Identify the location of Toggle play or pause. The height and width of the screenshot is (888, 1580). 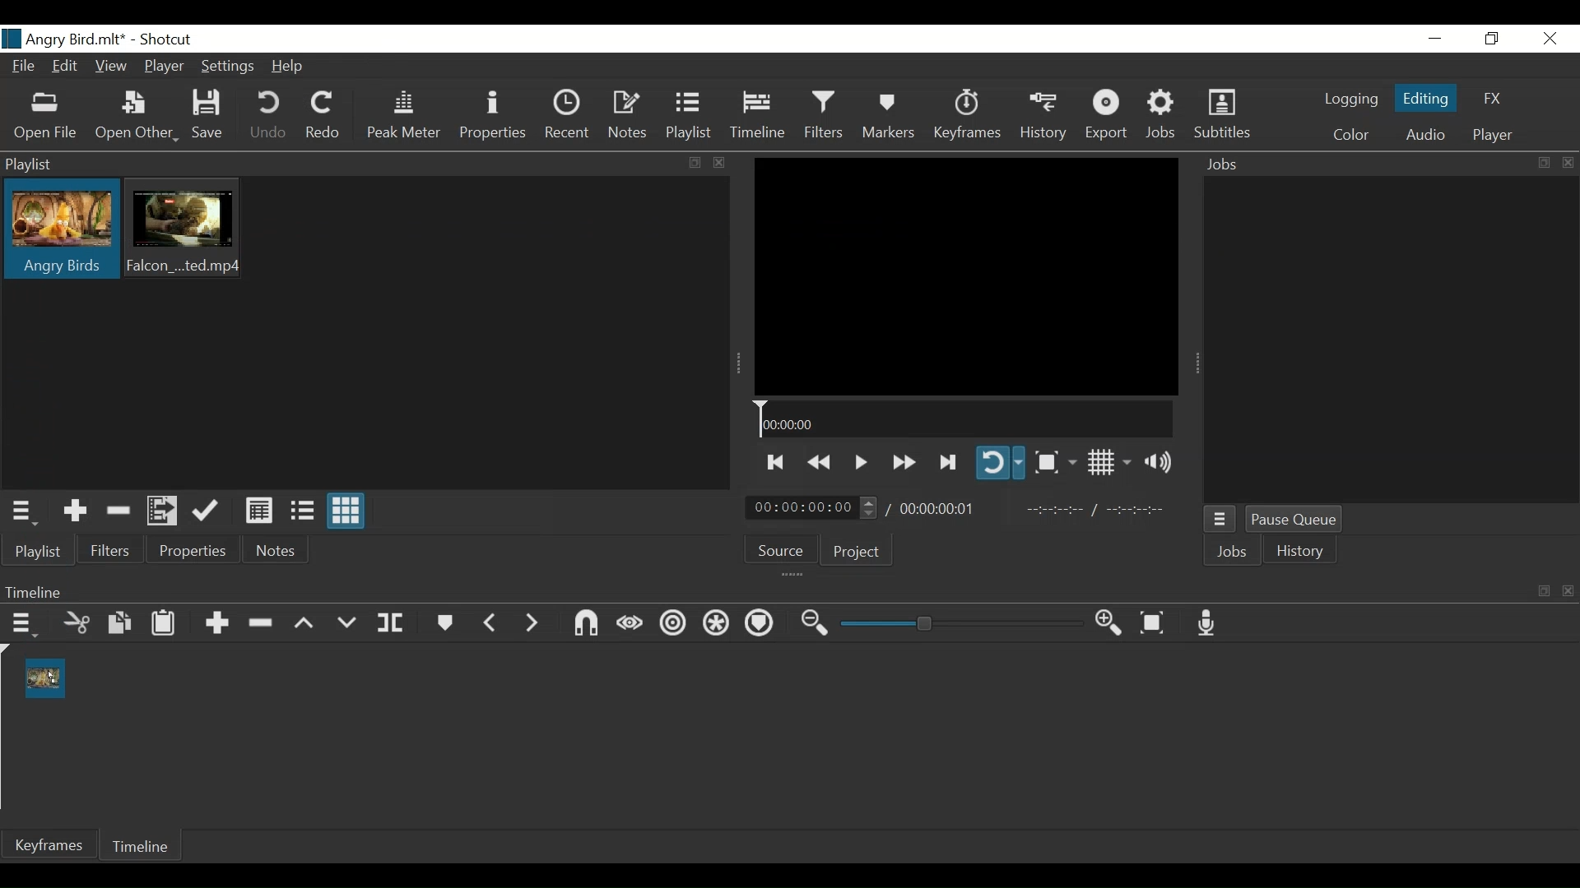
(862, 460).